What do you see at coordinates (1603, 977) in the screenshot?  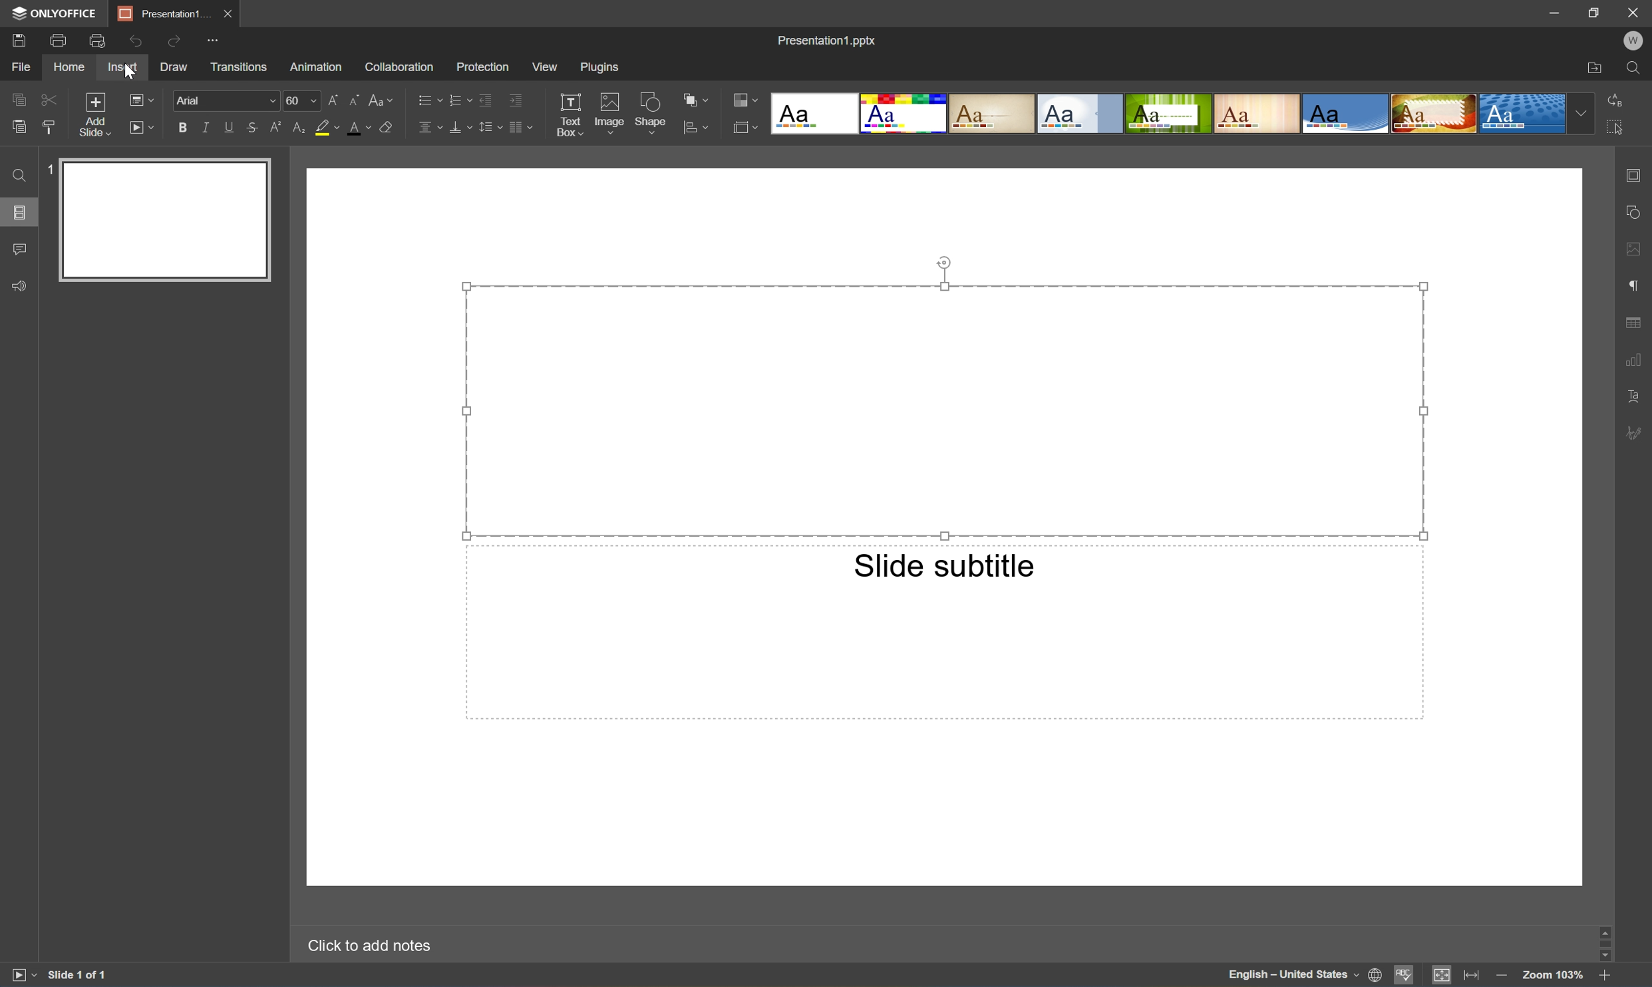 I see `Zoom in` at bounding box center [1603, 977].